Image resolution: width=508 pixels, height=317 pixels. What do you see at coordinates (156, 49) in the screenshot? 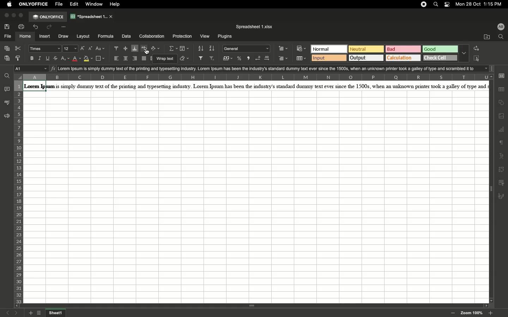
I see `Orientation` at bounding box center [156, 49].